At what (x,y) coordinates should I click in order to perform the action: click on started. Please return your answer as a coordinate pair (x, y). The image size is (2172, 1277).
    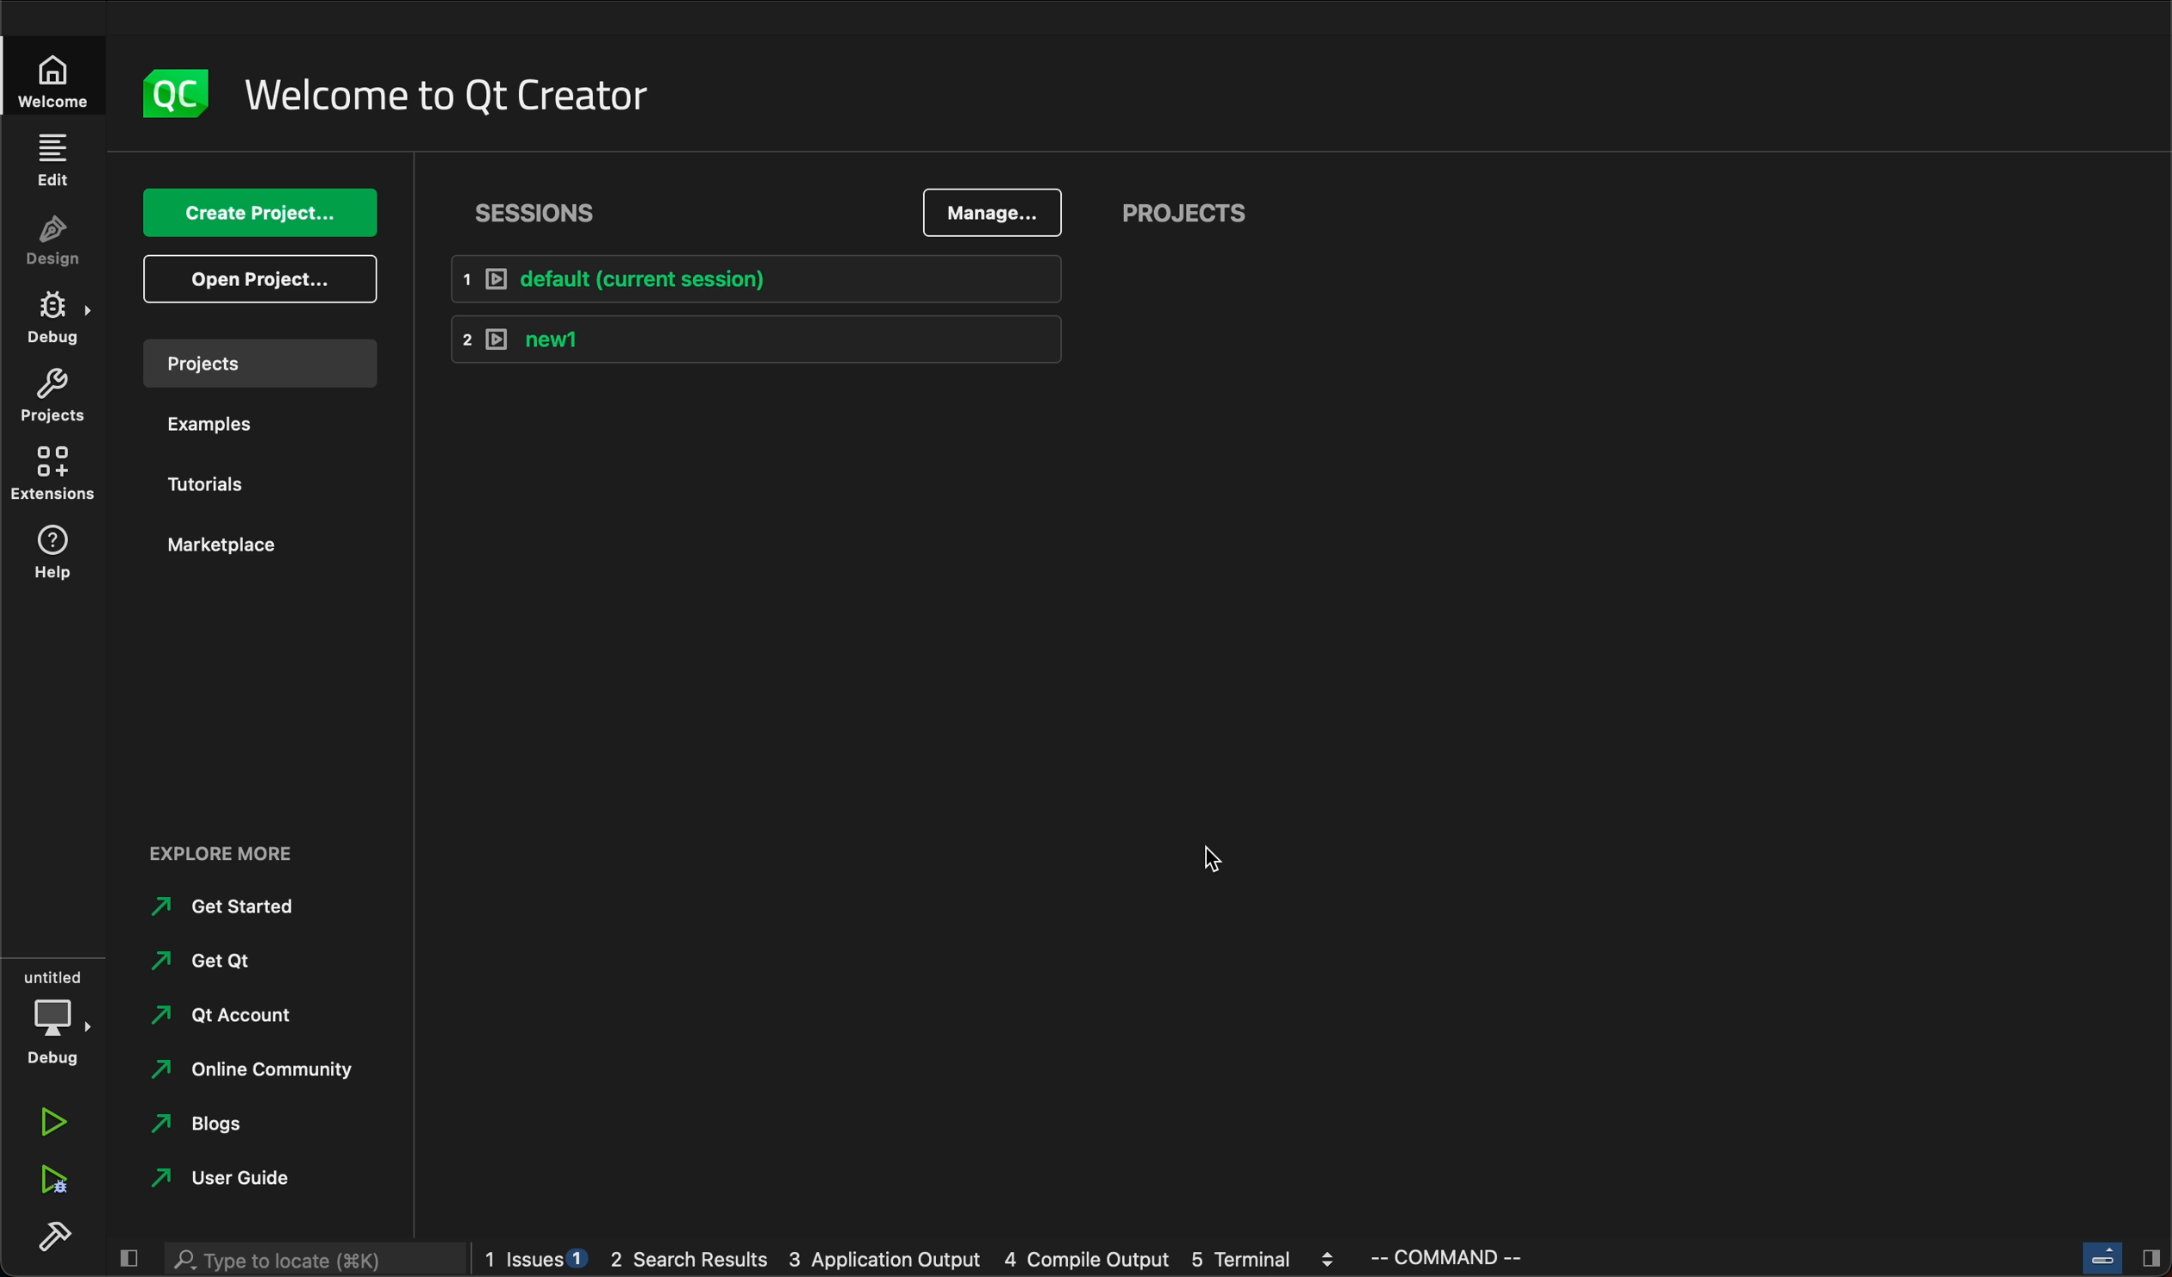
    Looking at the image, I should click on (228, 907).